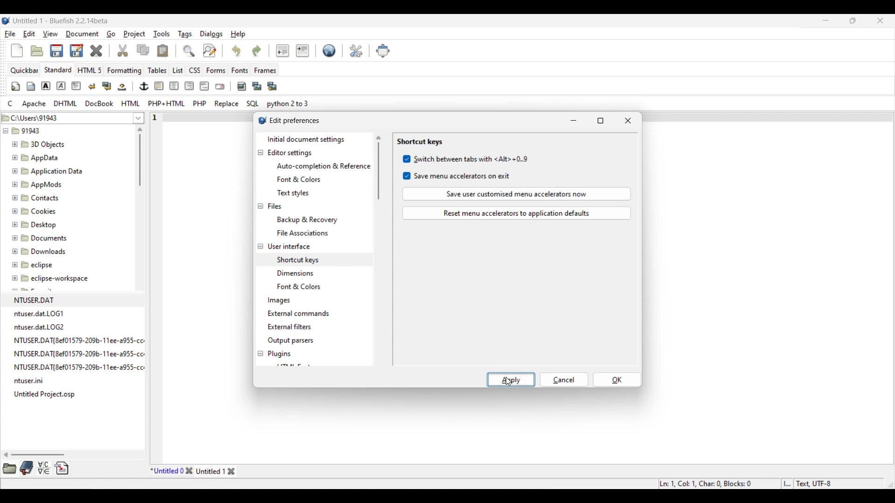  What do you see at coordinates (139, 118) in the screenshot?
I see `File list` at bounding box center [139, 118].